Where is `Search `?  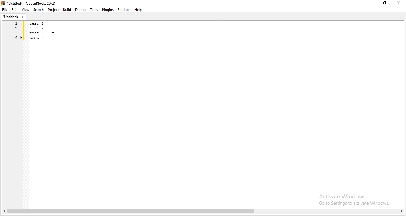 Search  is located at coordinates (37, 10).